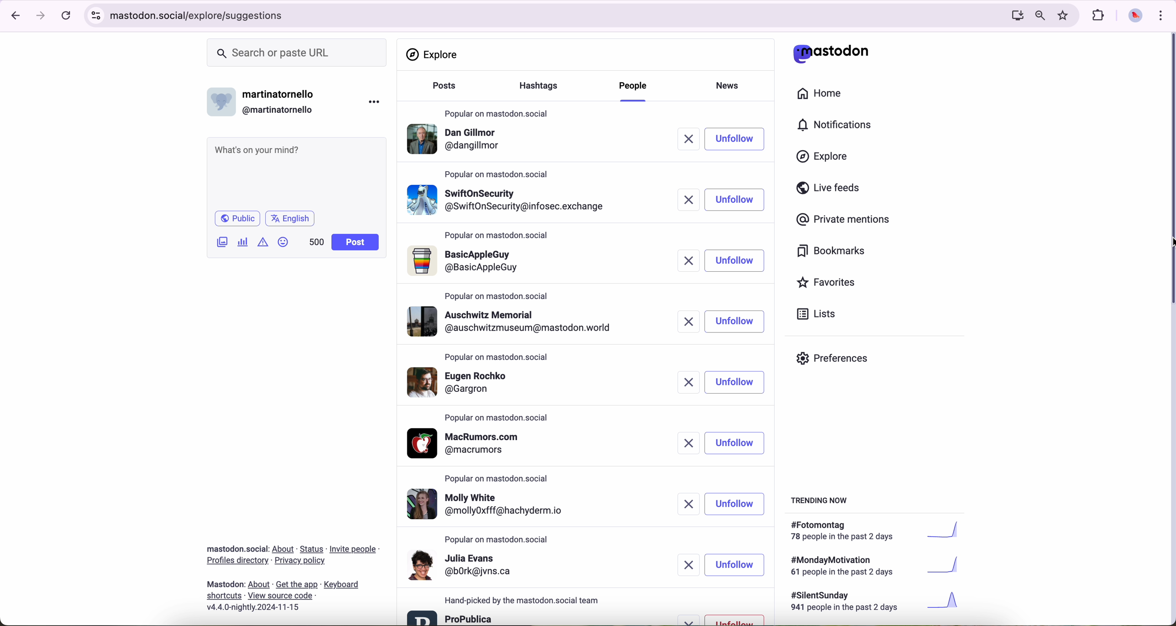 This screenshot has height=626, width=1176. I want to click on live feeds, so click(831, 190).